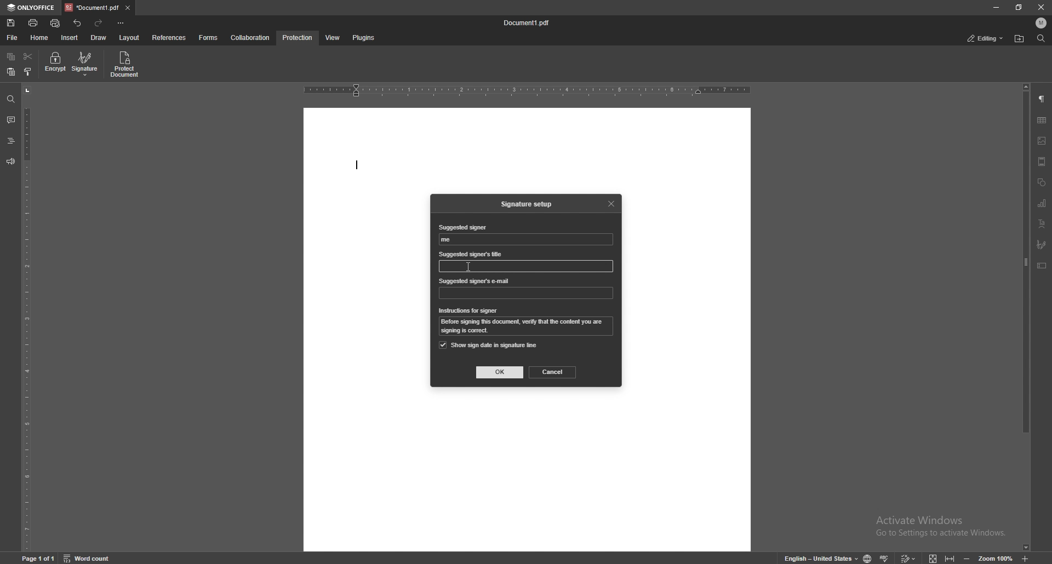 The height and width of the screenshot is (564, 1052). What do you see at coordinates (951, 556) in the screenshot?
I see `fit to width` at bounding box center [951, 556].